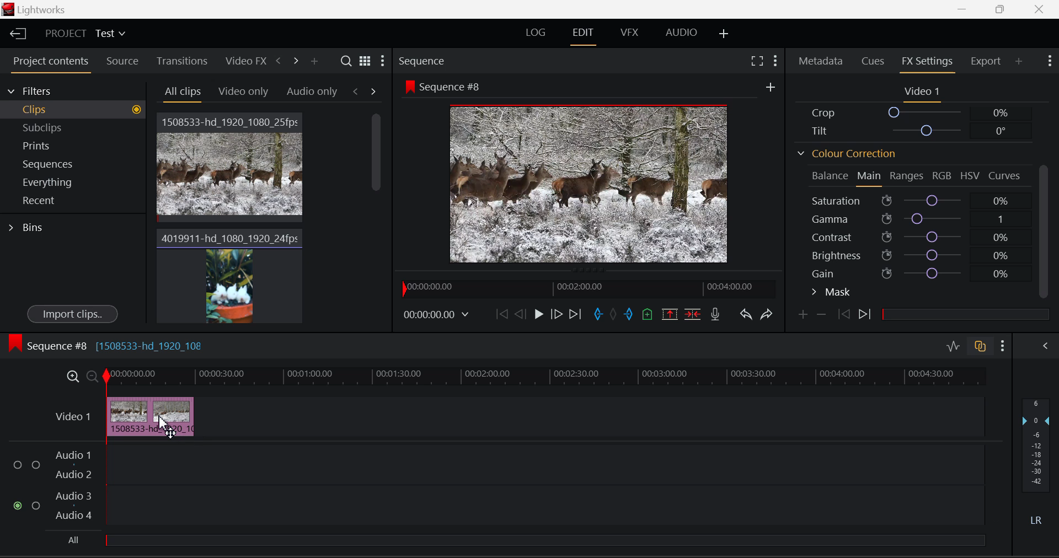 The width and height of the screenshot is (1059, 558). I want to click on Cursor, so click(167, 427).